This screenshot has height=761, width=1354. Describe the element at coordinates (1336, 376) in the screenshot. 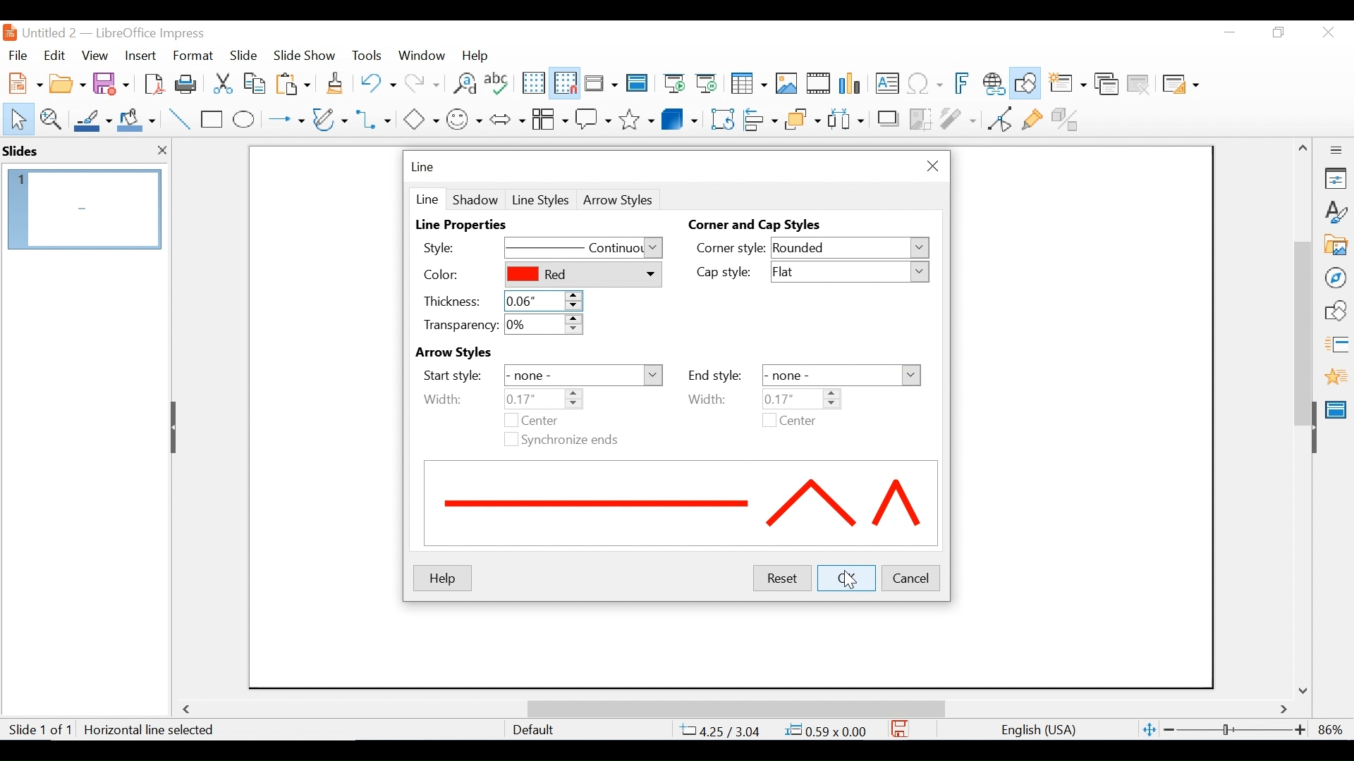

I see `Animation` at that location.